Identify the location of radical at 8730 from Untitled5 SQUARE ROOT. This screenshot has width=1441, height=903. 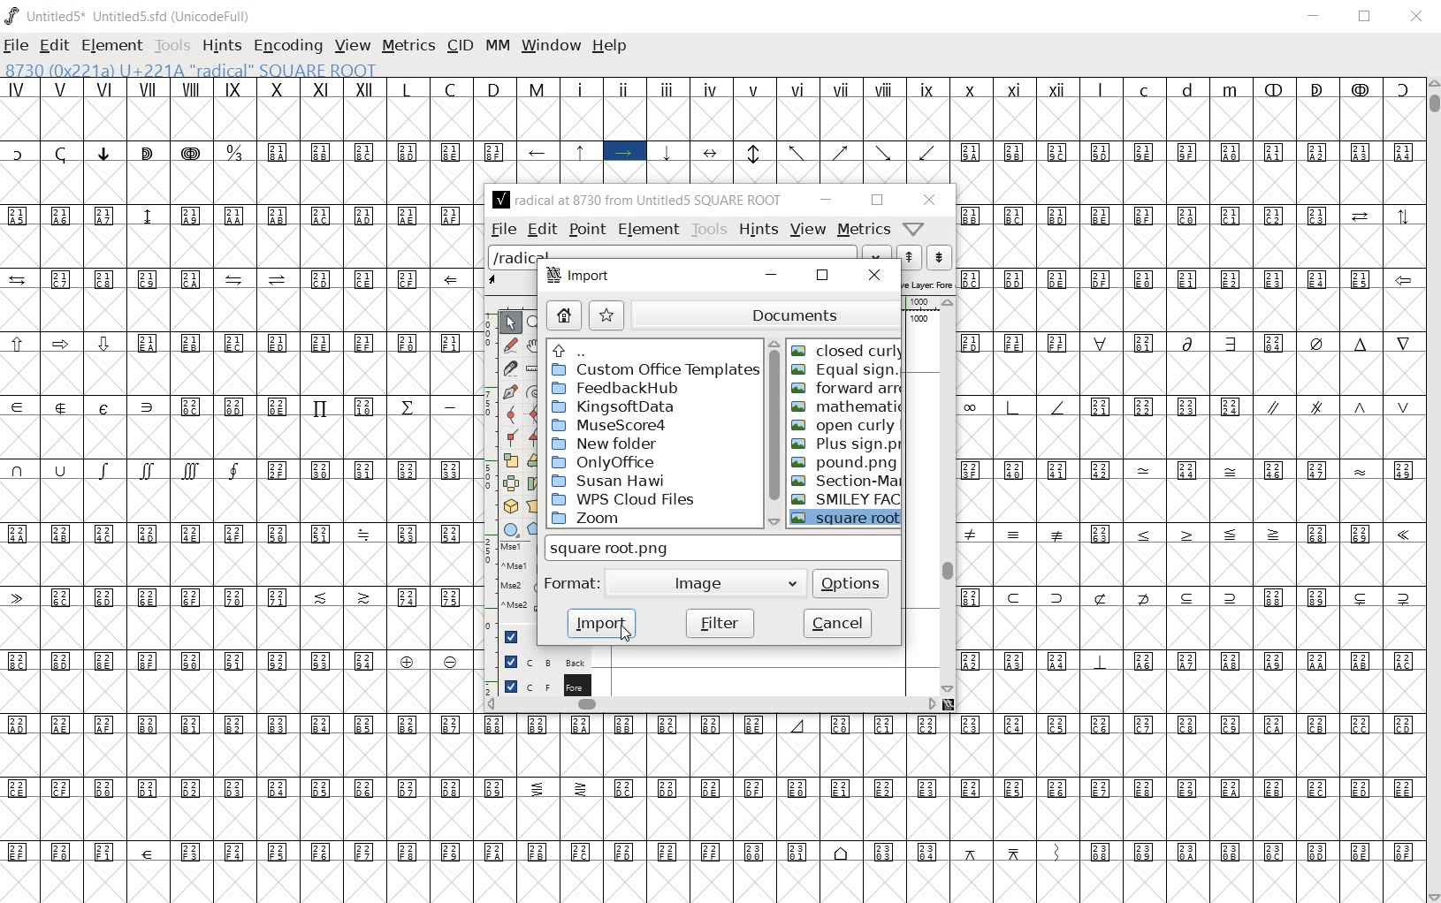
(637, 201).